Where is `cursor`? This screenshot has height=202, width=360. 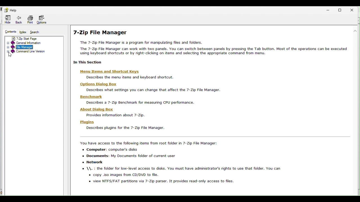 cursor is located at coordinates (10, 54).